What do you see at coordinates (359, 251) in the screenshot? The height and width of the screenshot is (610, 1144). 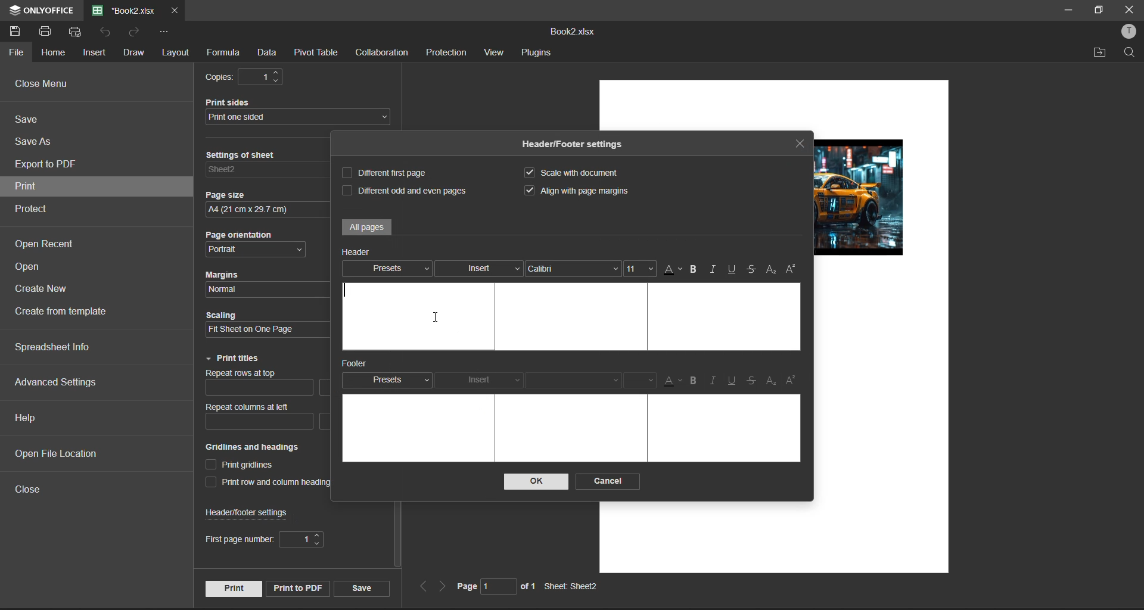 I see `header` at bounding box center [359, 251].